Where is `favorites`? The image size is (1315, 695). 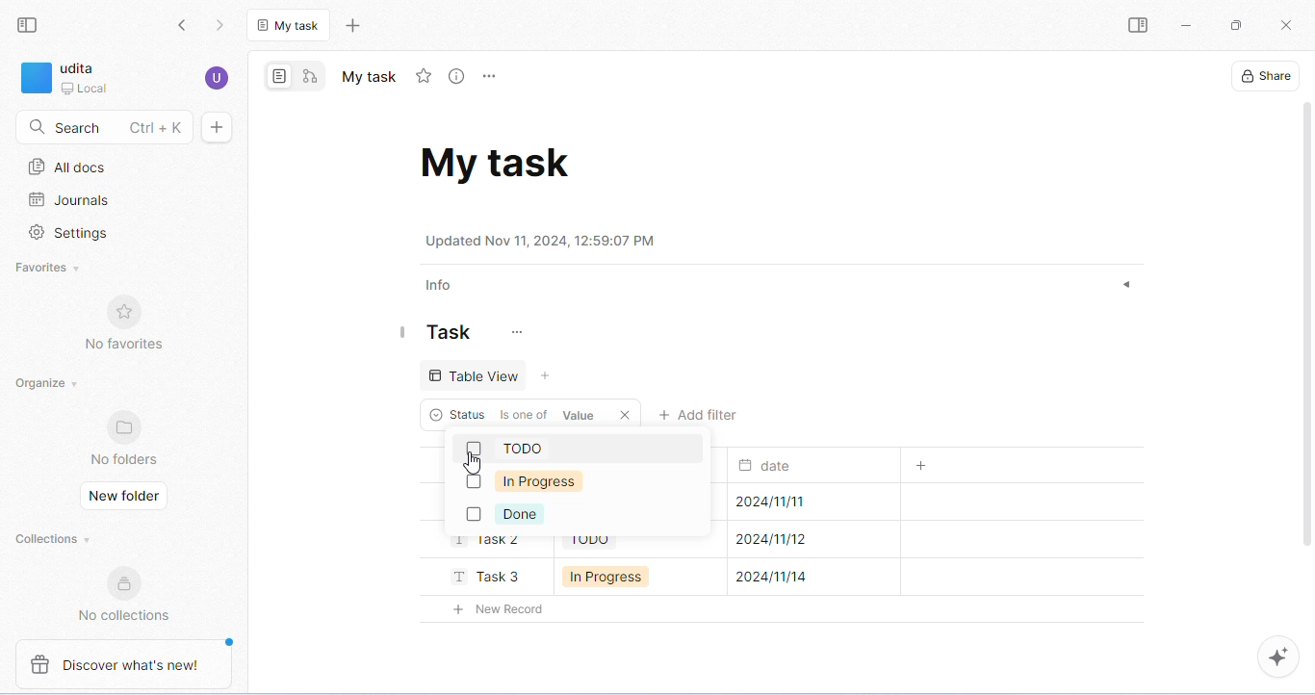 favorites is located at coordinates (50, 270).